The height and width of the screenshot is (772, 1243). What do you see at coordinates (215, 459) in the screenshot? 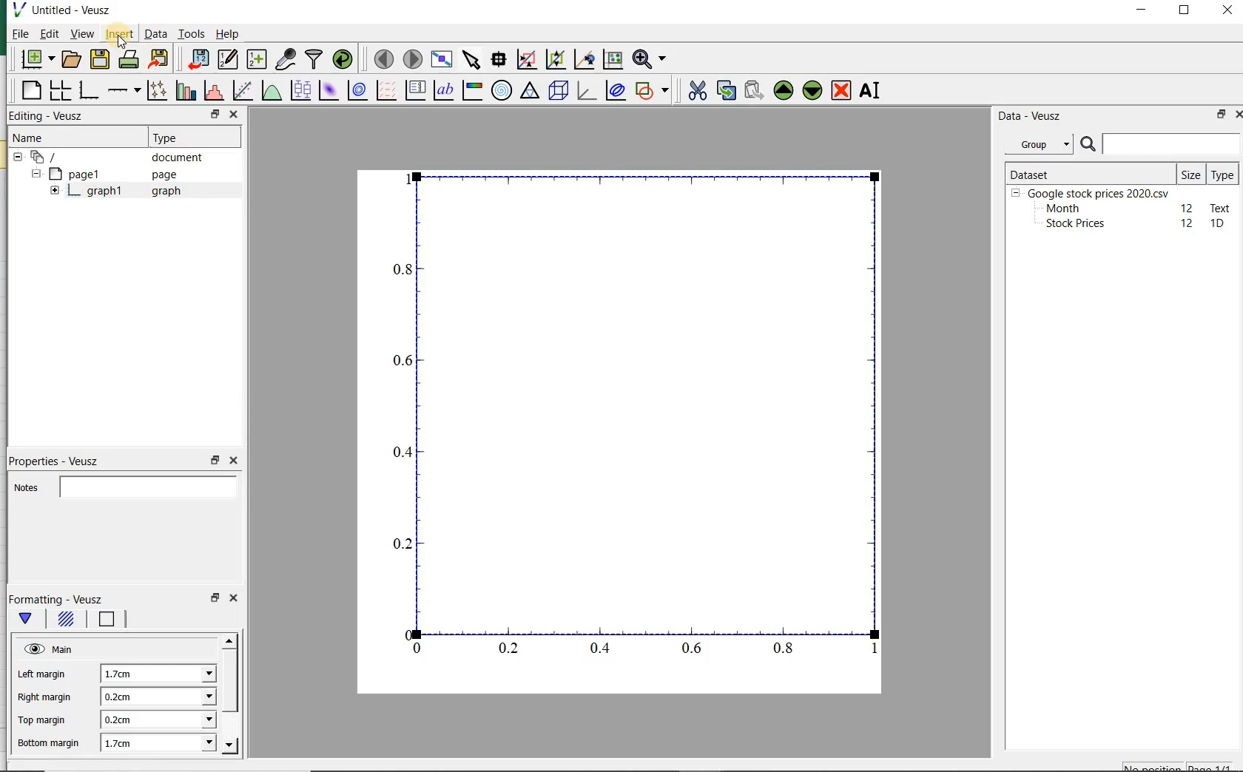
I see `restore` at bounding box center [215, 459].